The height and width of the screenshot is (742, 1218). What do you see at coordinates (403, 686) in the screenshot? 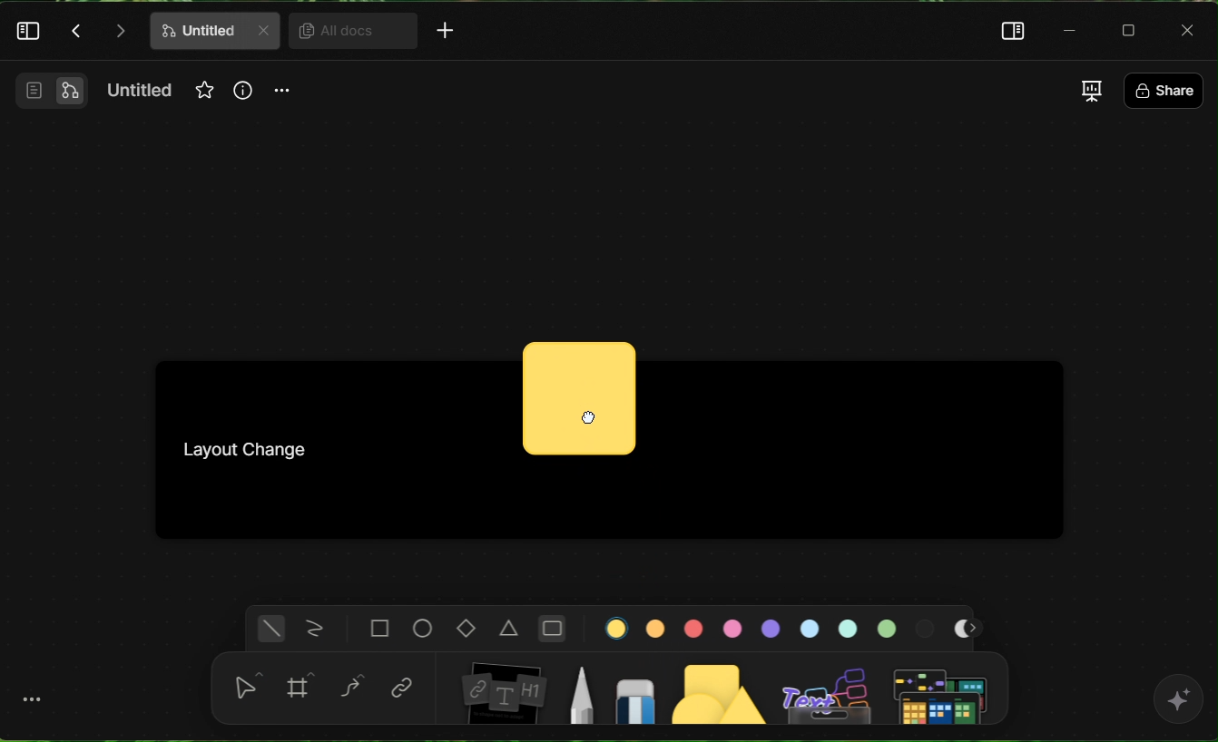
I see `link` at bounding box center [403, 686].